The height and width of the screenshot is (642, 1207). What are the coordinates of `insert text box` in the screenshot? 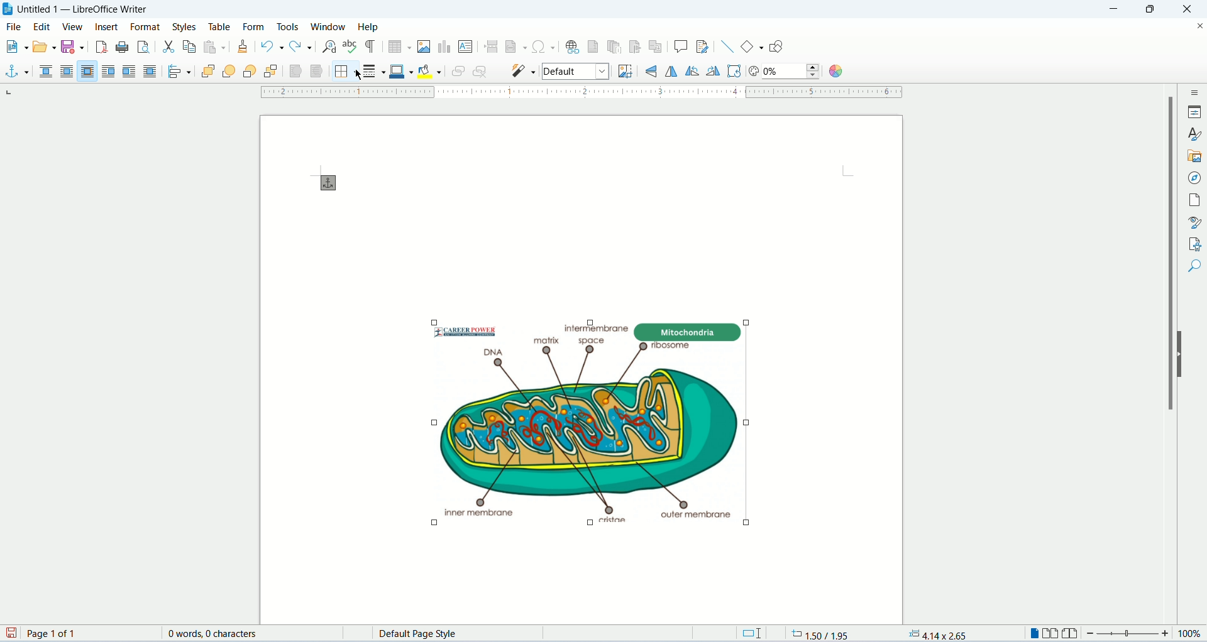 It's located at (465, 46).